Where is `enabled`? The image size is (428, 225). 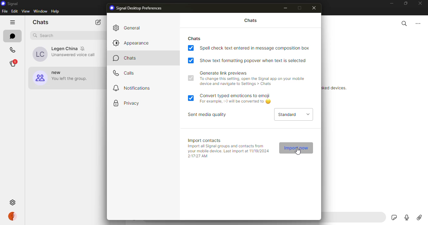
enabled is located at coordinates (191, 61).